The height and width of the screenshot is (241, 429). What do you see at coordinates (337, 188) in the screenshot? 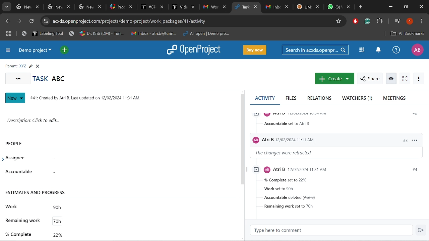
I see `Task infromstions` at bounding box center [337, 188].